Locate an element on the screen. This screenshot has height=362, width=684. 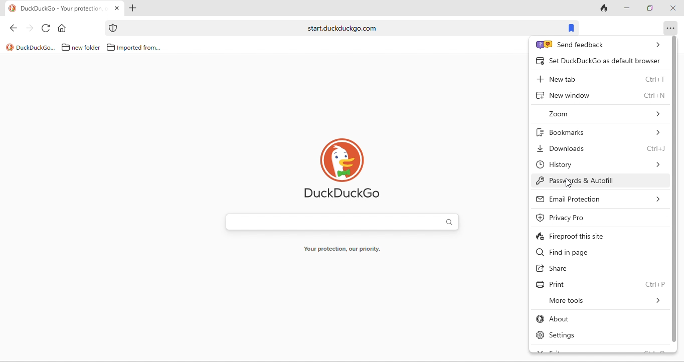
zoom is located at coordinates (603, 113).